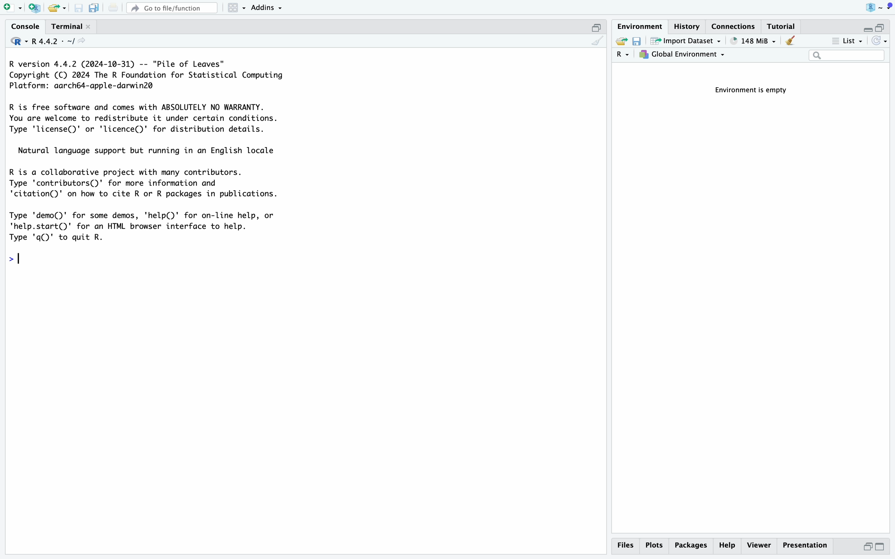  Describe the element at coordinates (33, 7) in the screenshot. I see `create a project` at that location.